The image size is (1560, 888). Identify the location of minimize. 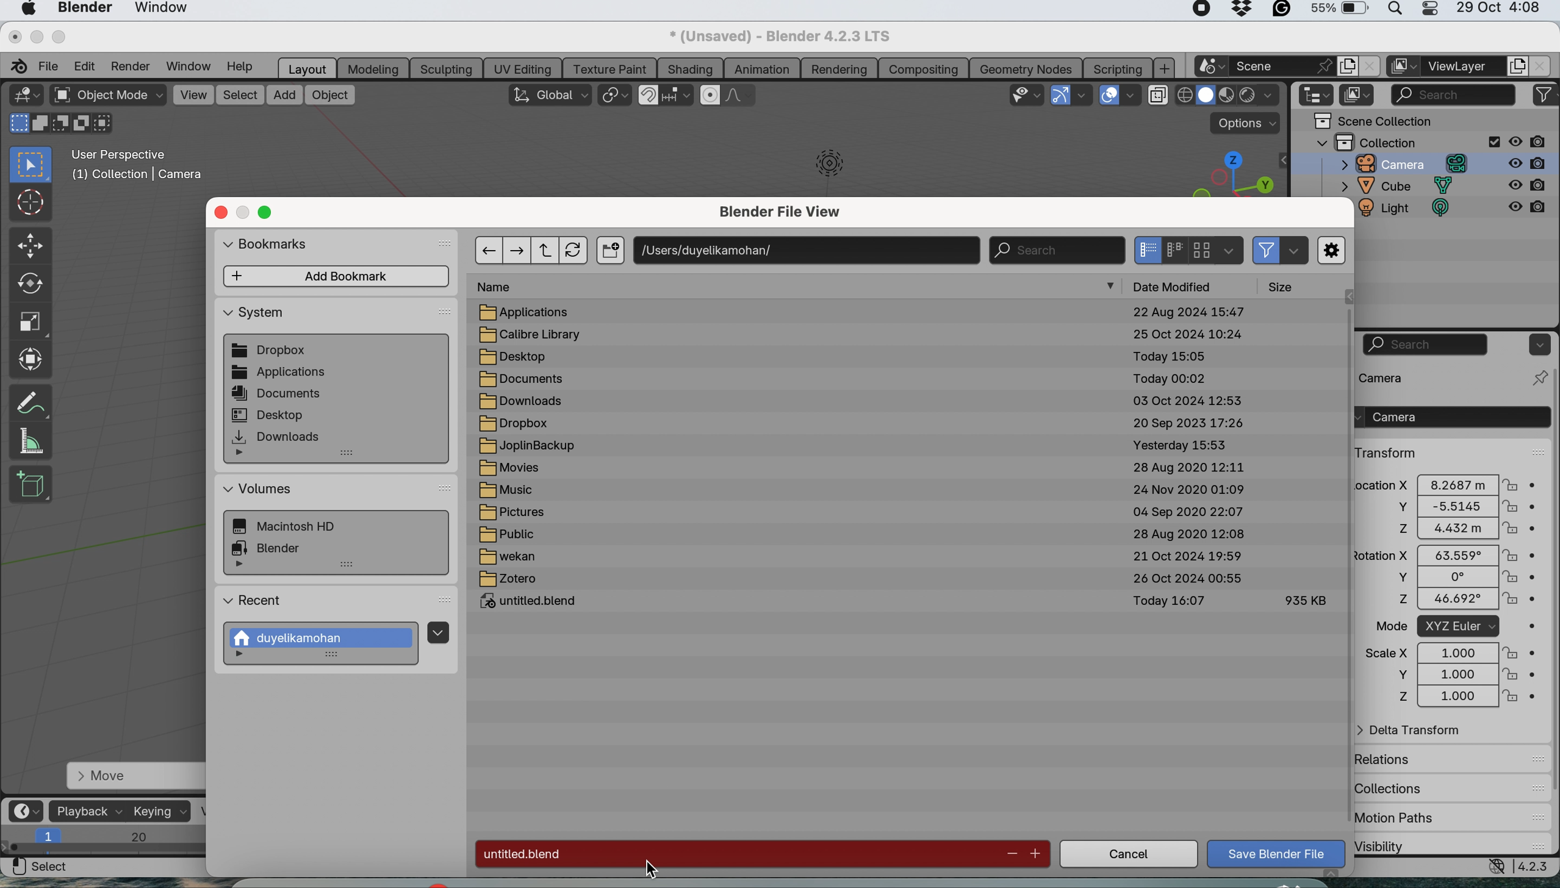
(245, 213).